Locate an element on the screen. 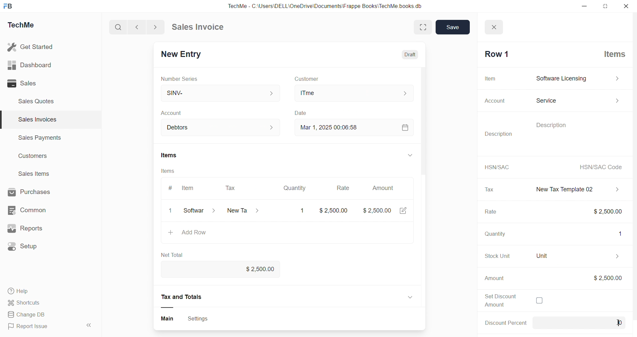  Description is located at coordinates (500, 134).